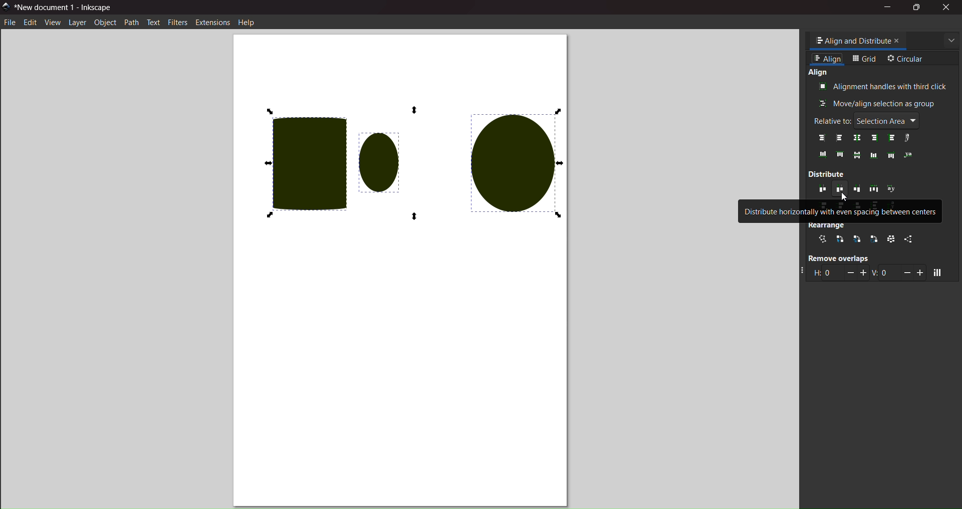 This screenshot has height=509, width=962. I want to click on file, so click(11, 23).